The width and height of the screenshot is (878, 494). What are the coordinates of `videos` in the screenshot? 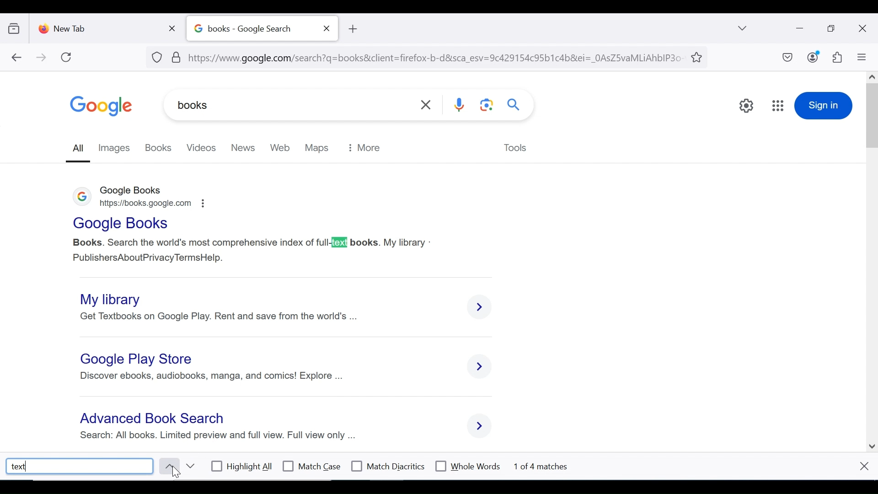 It's located at (200, 147).